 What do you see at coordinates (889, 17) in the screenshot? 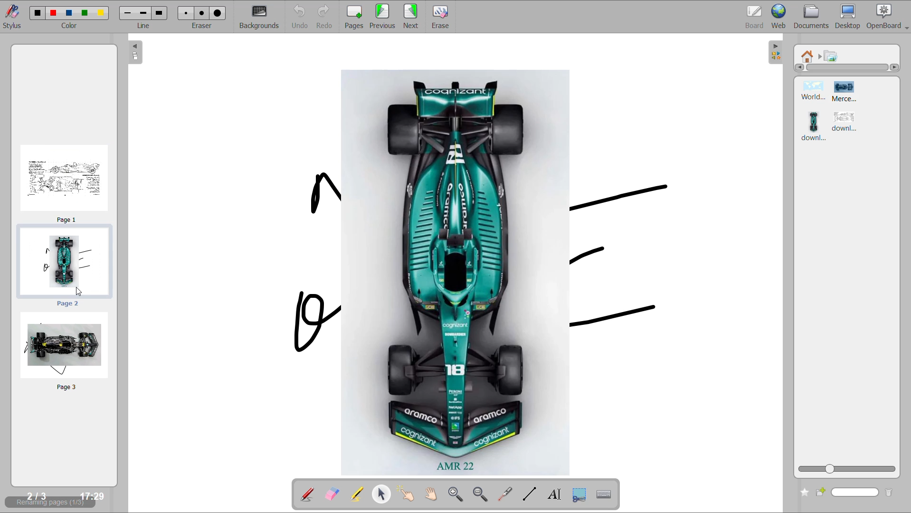
I see `openboard` at bounding box center [889, 17].